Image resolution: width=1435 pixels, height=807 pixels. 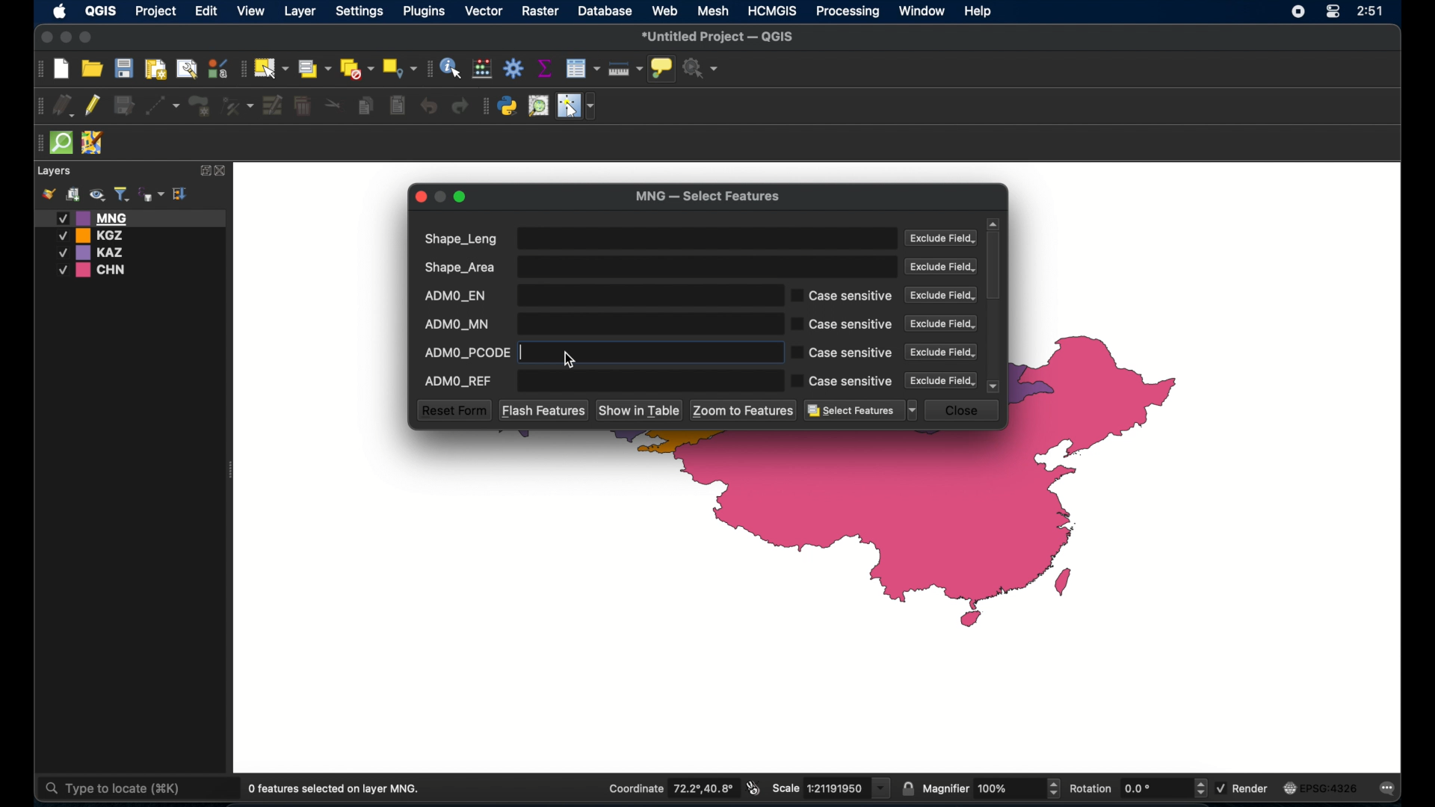 I want to click on close, so click(x=45, y=37).